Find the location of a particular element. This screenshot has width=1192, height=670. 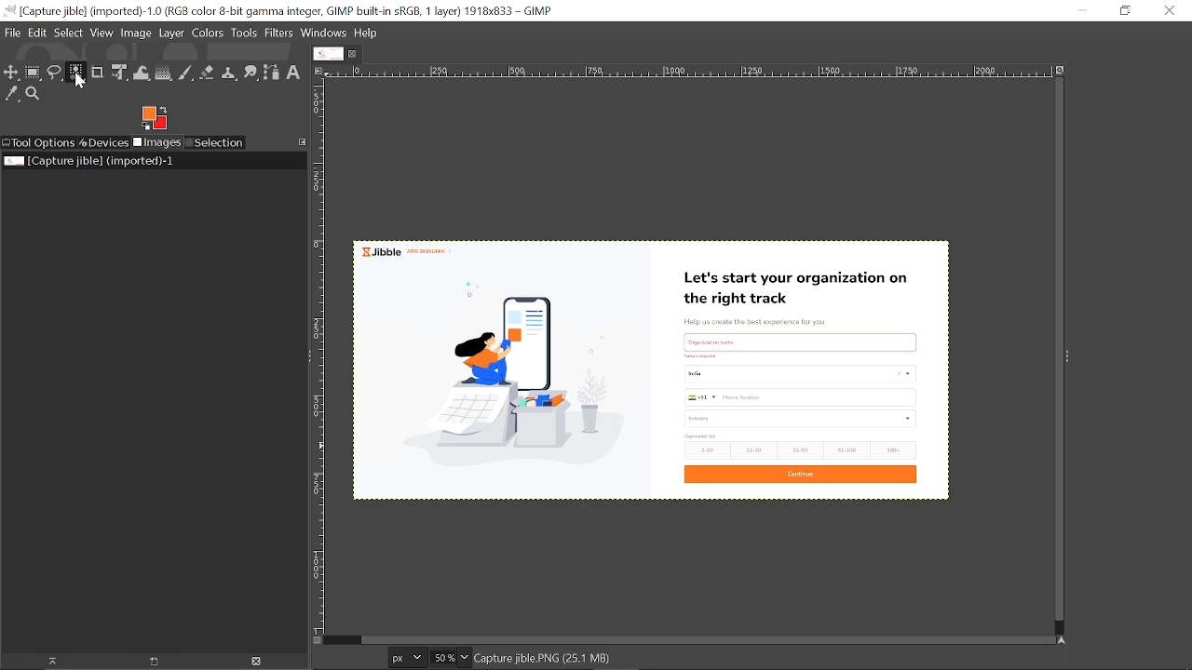

Windows is located at coordinates (325, 33).